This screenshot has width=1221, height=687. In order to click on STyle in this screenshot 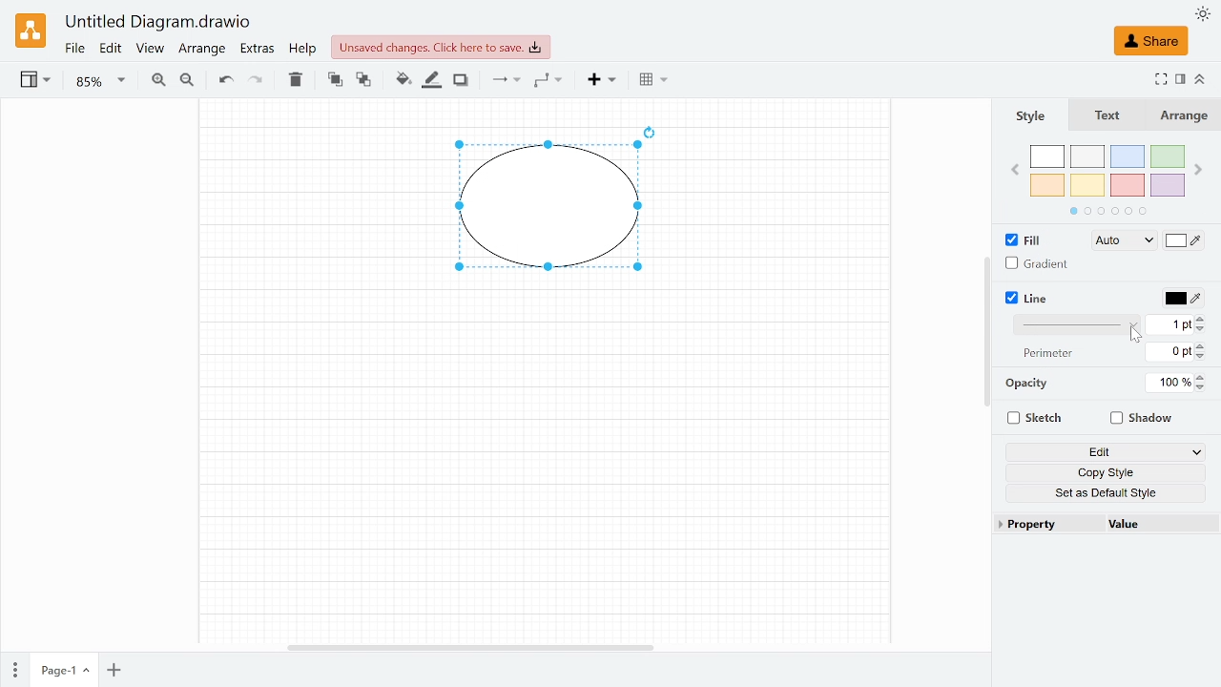, I will do `click(1041, 115)`.